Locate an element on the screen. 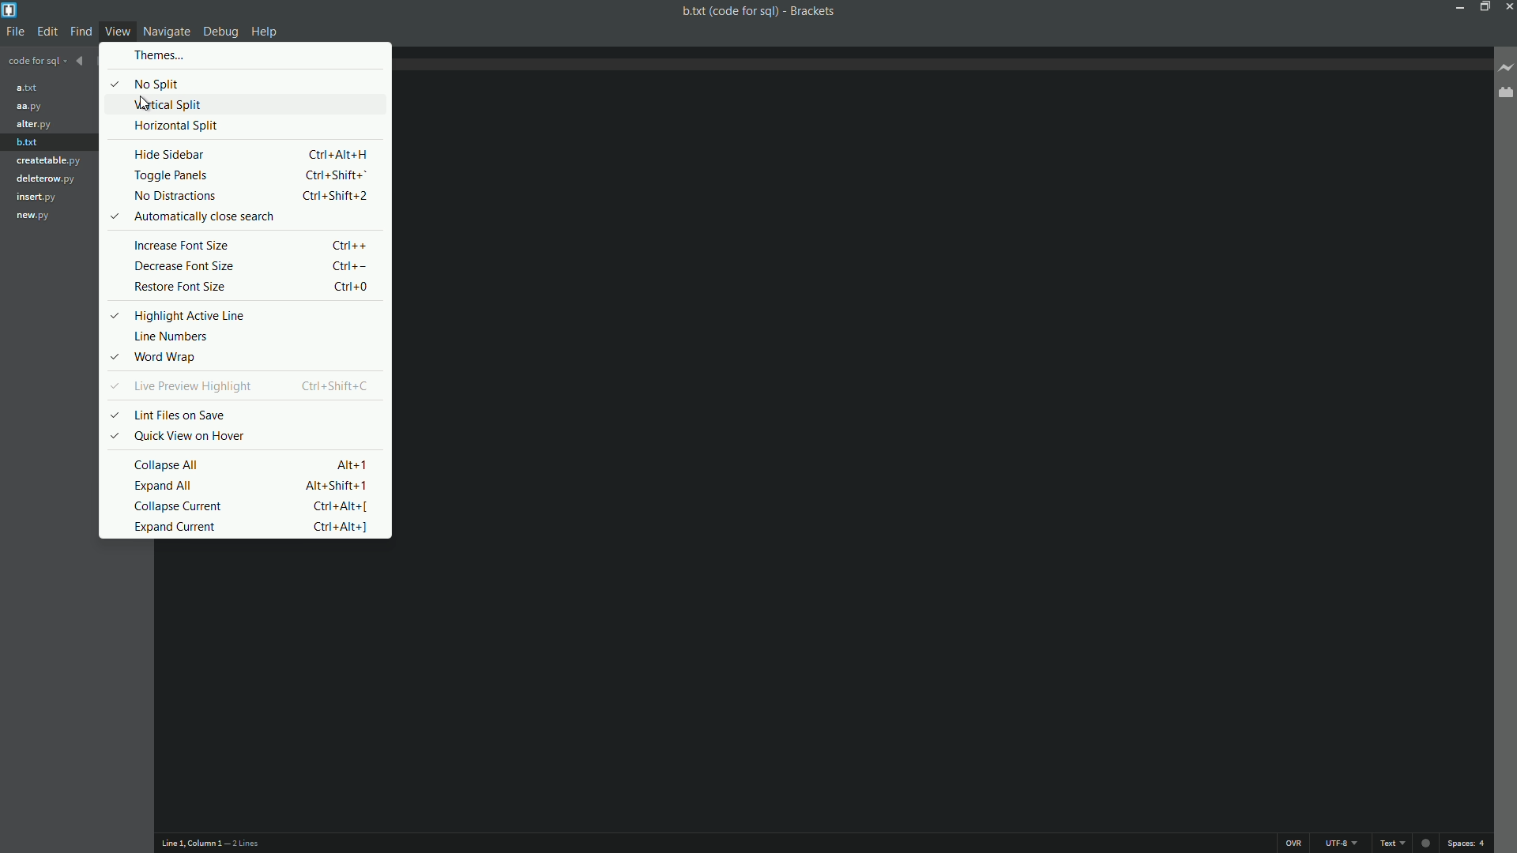 This screenshot has height=853, width=1517. Live preview is located at coordinates (1506, 70).